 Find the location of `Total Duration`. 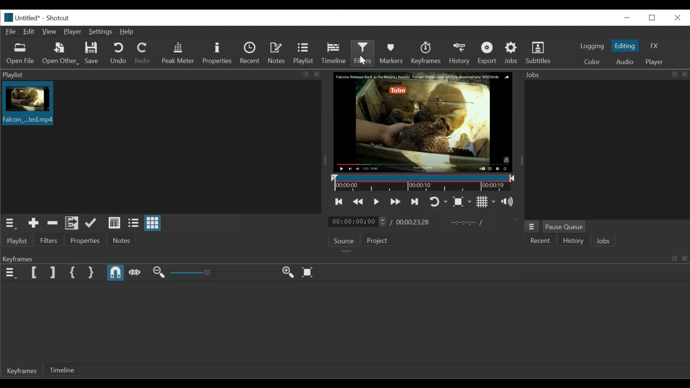

Total Duration is located at coordinates (413, 222).